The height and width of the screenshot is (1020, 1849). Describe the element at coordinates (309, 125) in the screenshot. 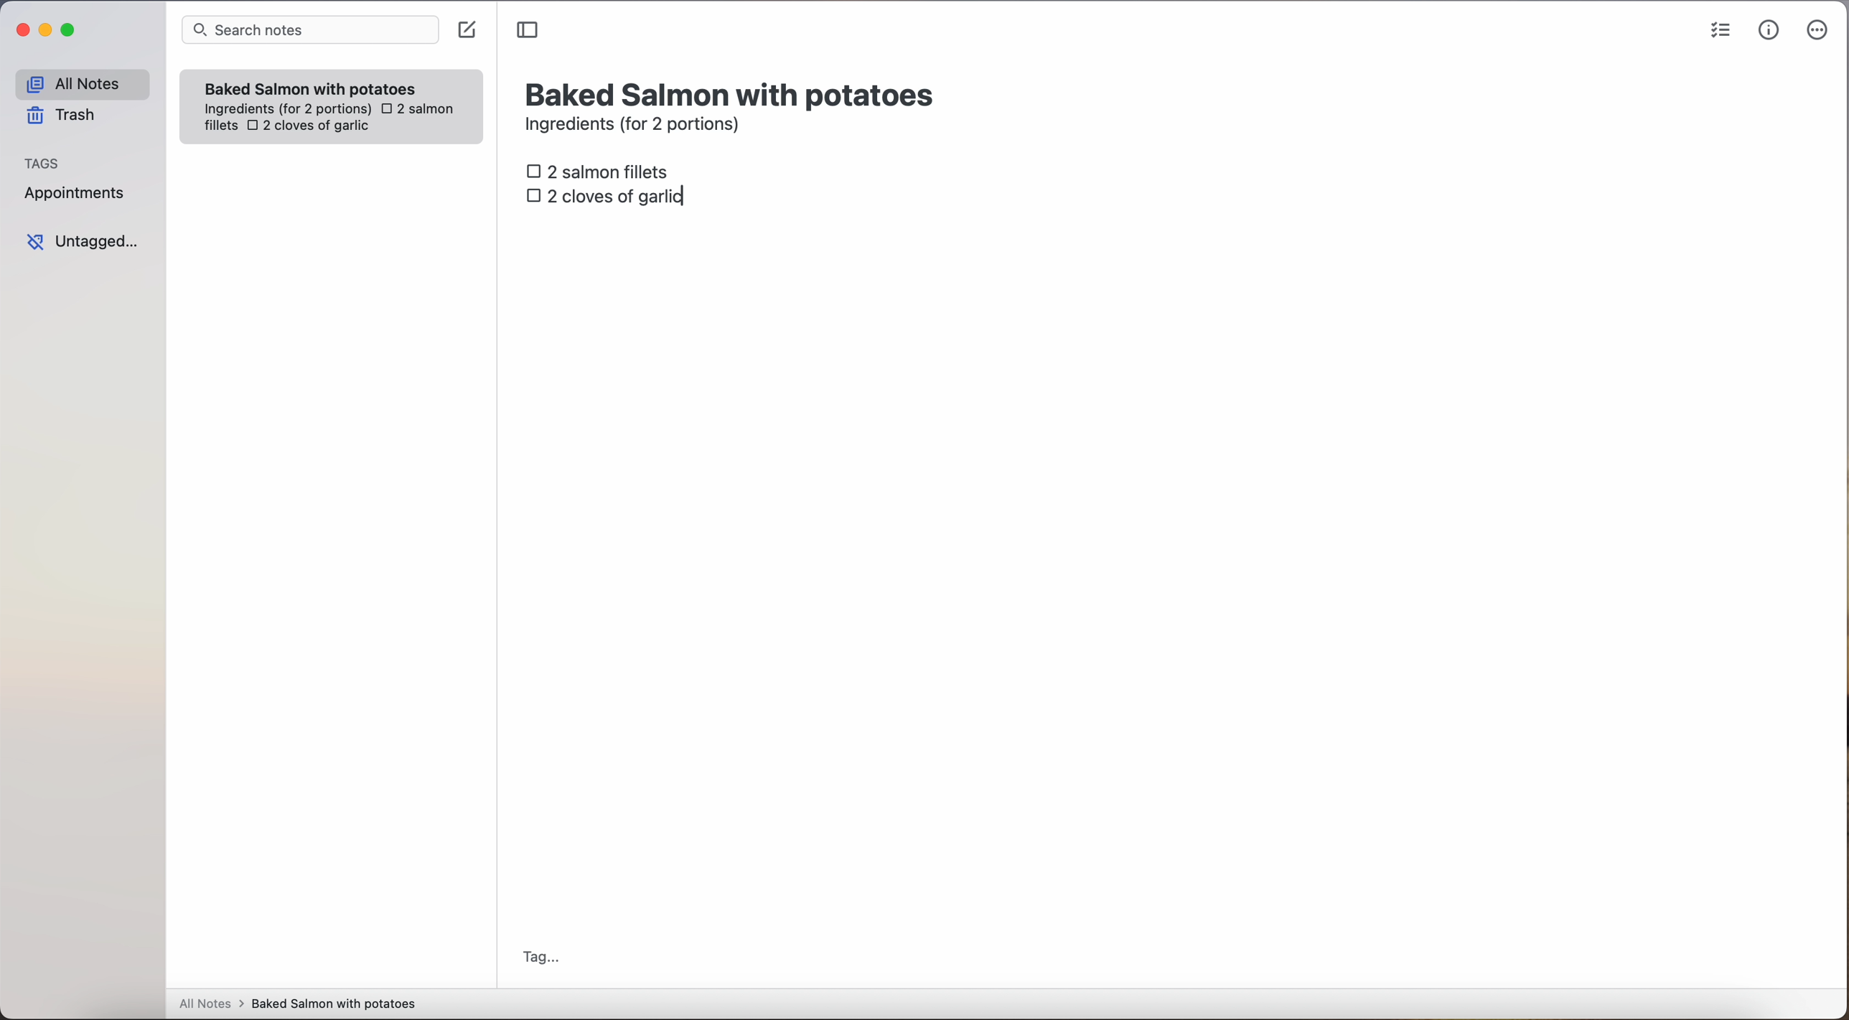

I see `2 cloves of garlic` at that location.